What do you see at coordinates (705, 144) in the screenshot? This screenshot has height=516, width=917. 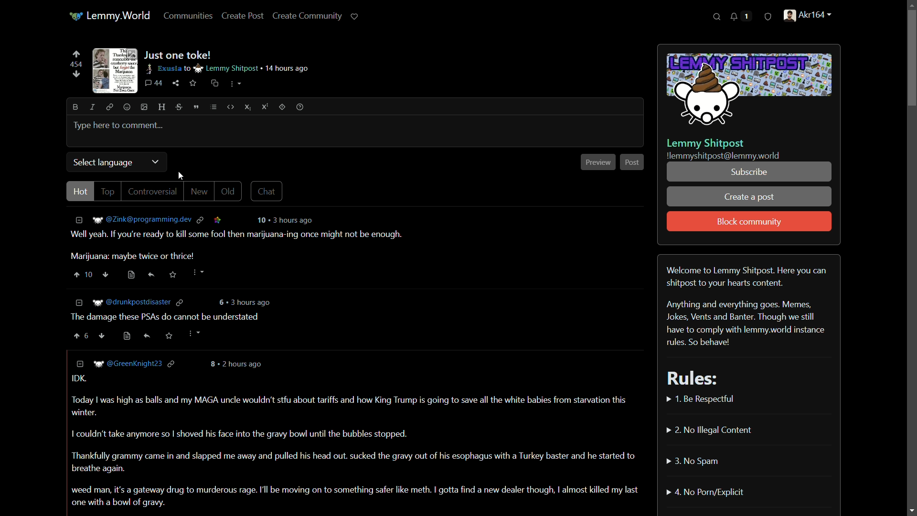 I see `Lemmy Shitpost` at bounding box center [705, 144].